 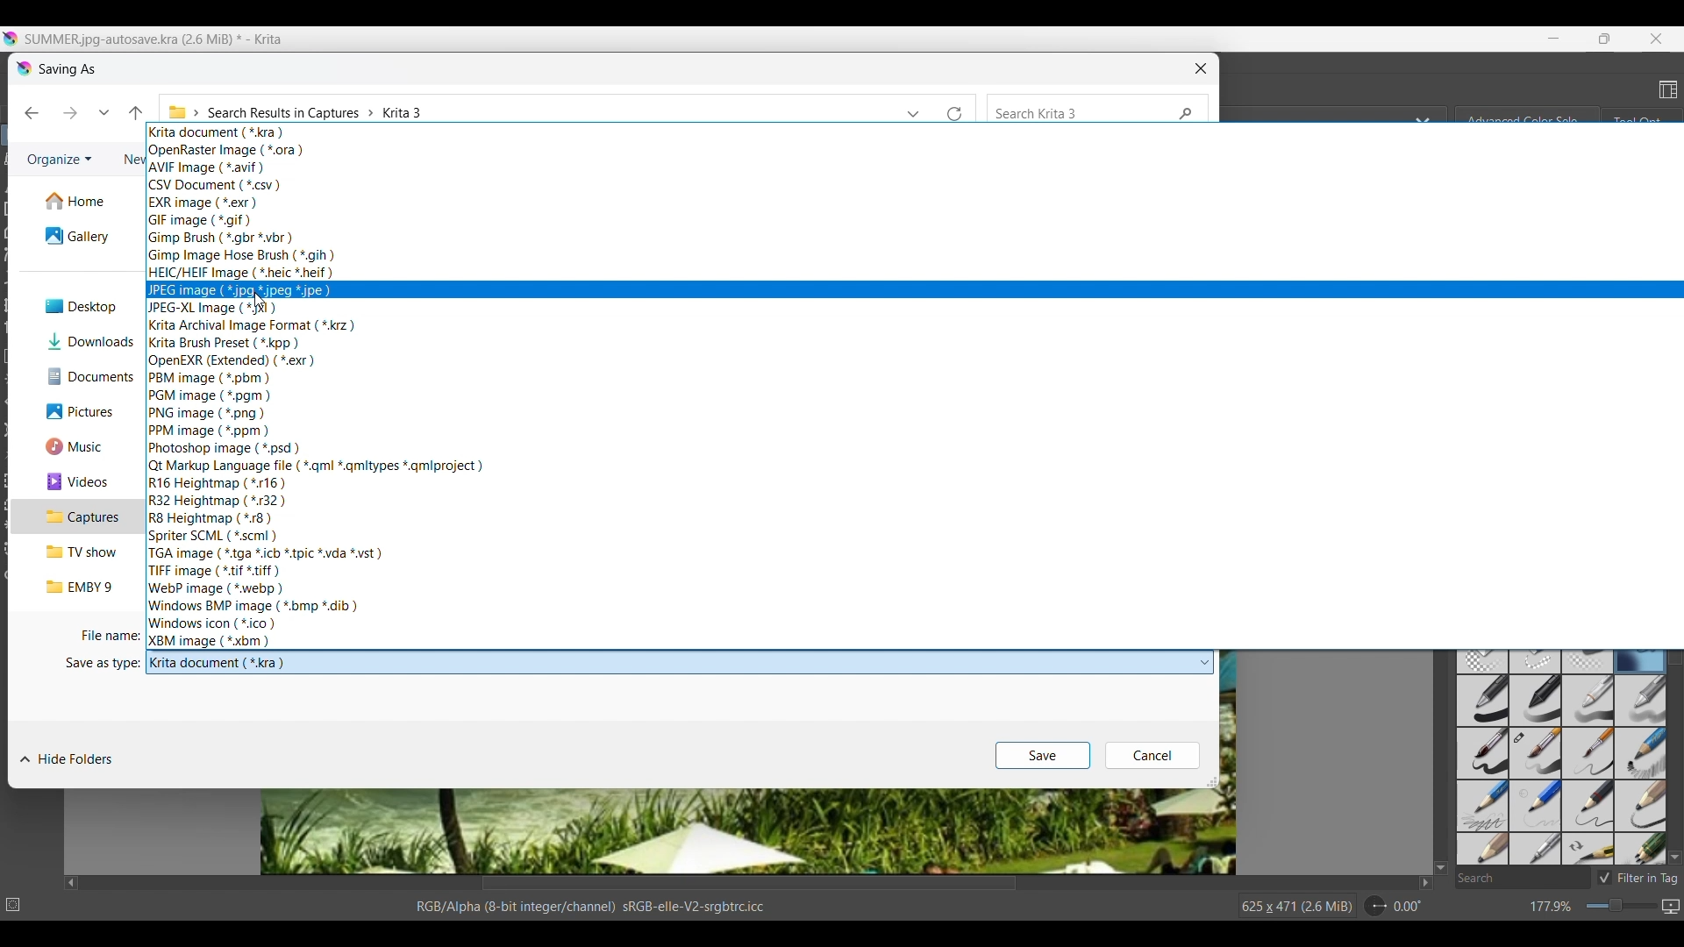 I want to click on Close interface, so click(x=1656, y=39).